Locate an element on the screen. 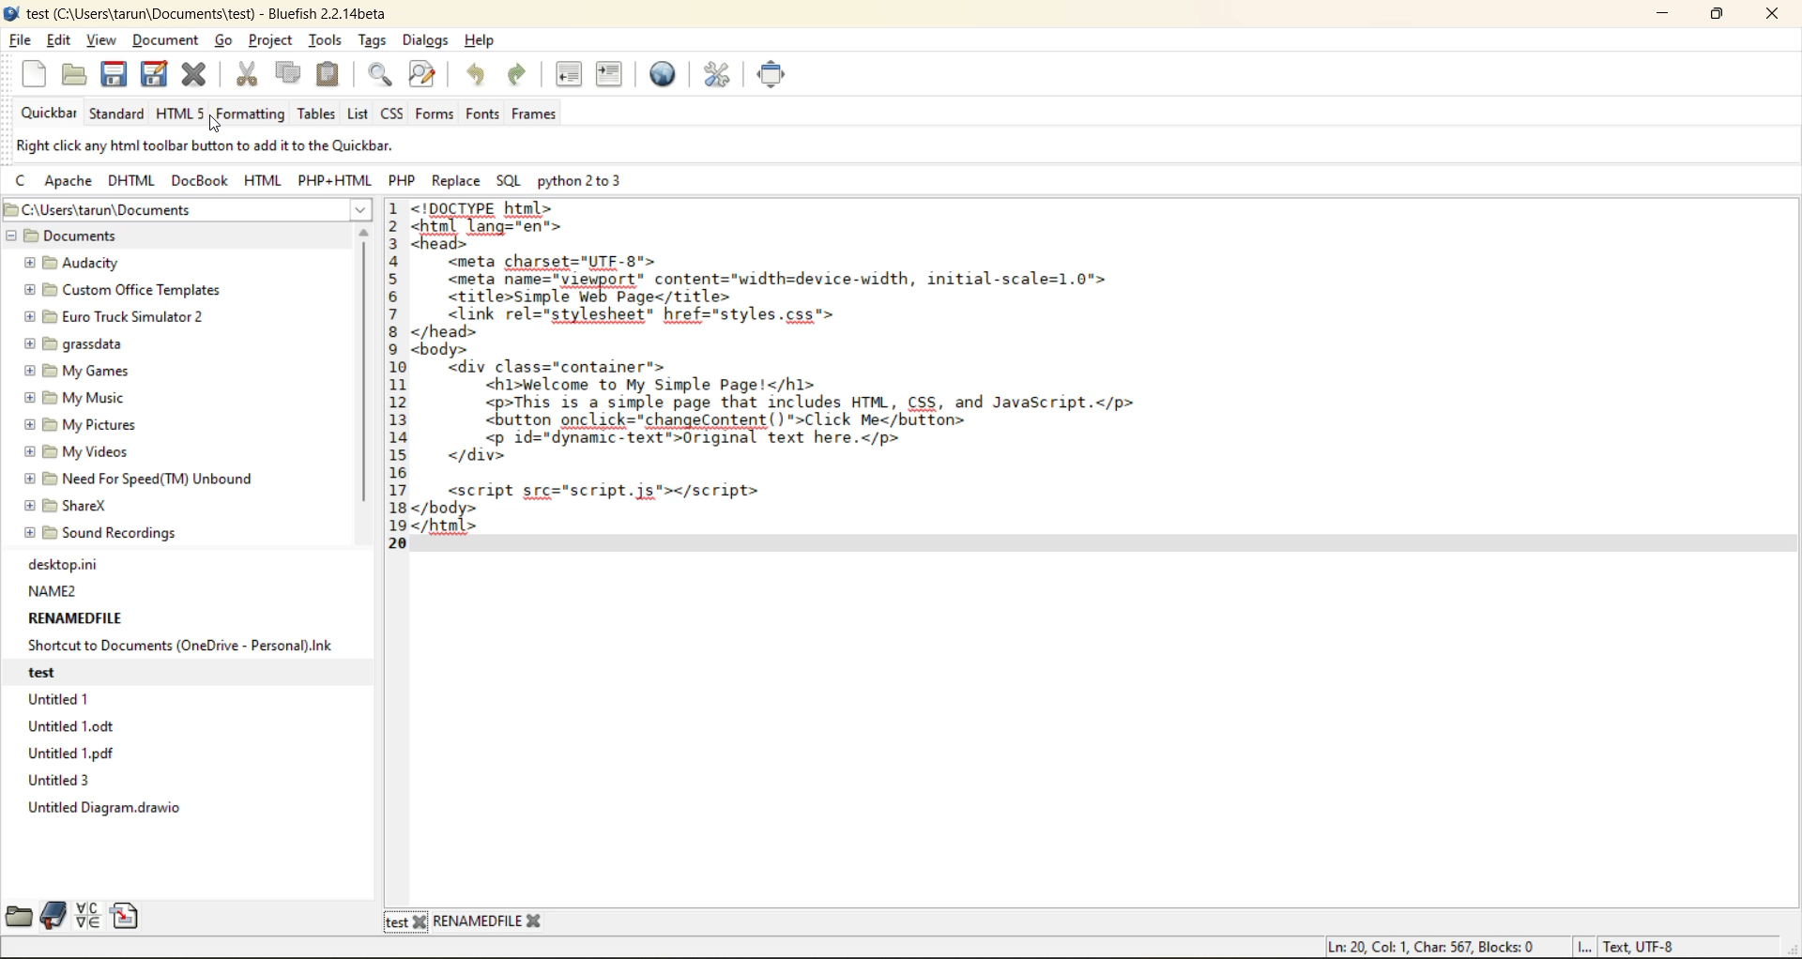 This screenshot has height=959, width=1802. tools is located at coordinates (322, 41).